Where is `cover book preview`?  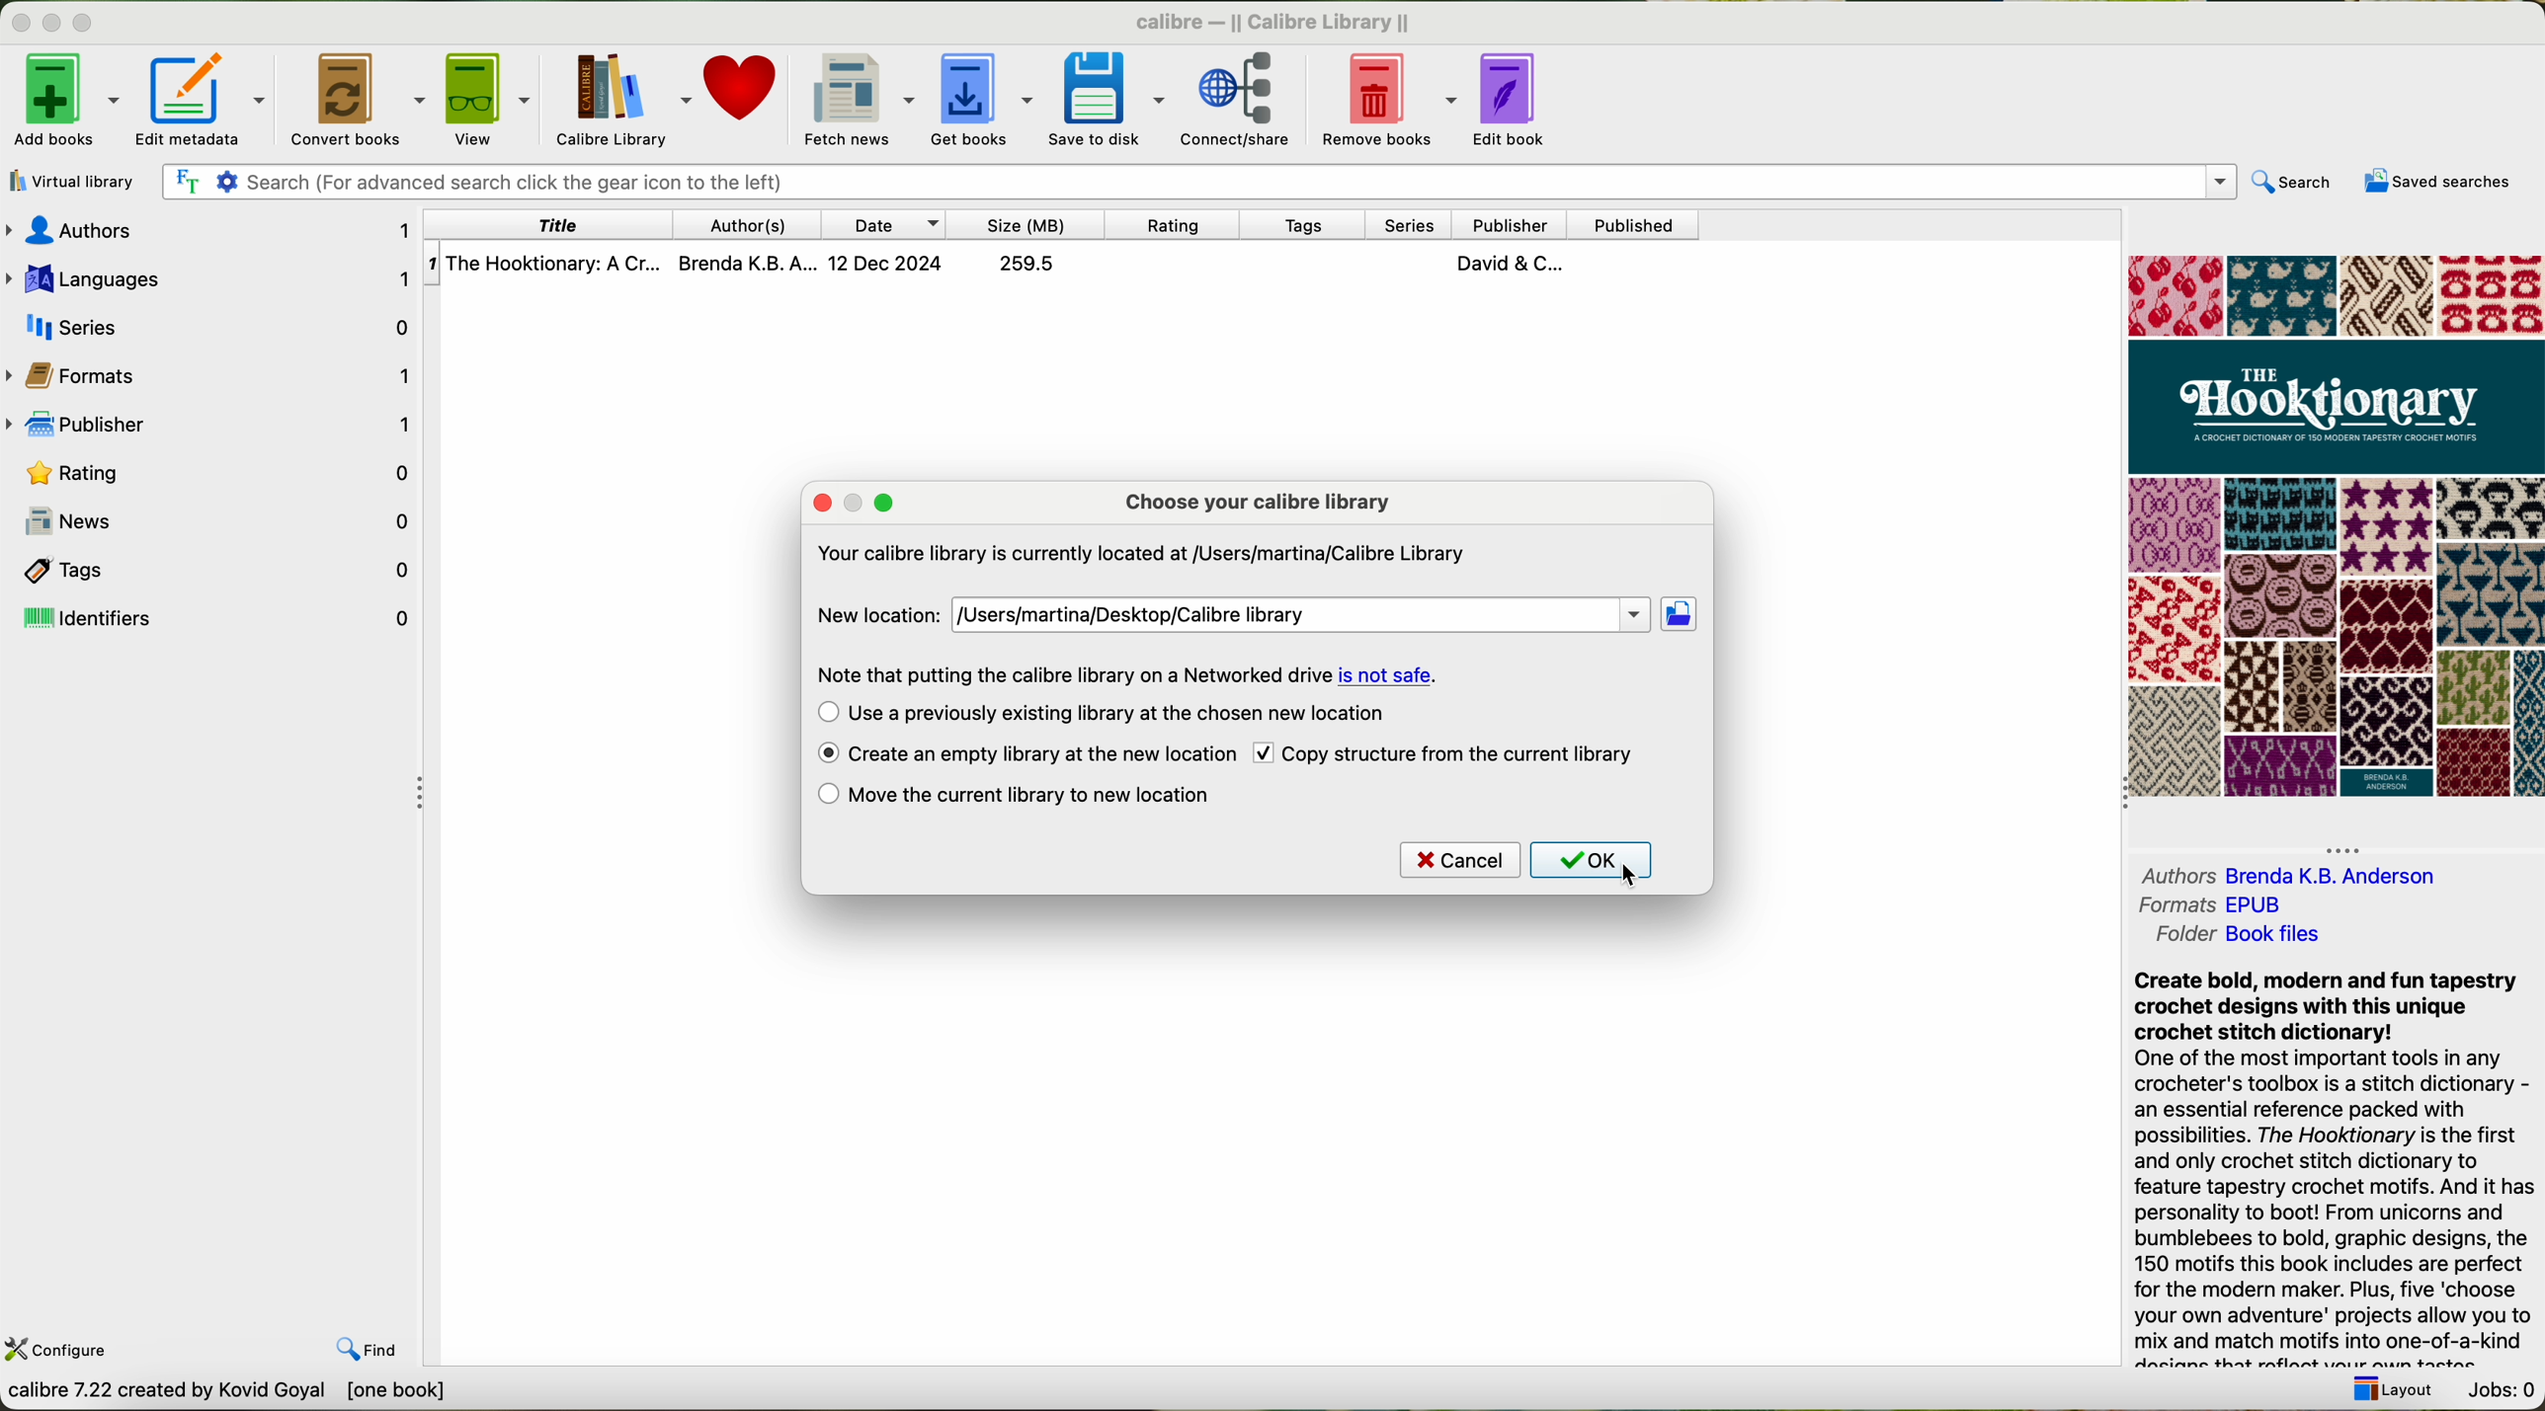
cover book preview is located at coordinates (2334, 527).